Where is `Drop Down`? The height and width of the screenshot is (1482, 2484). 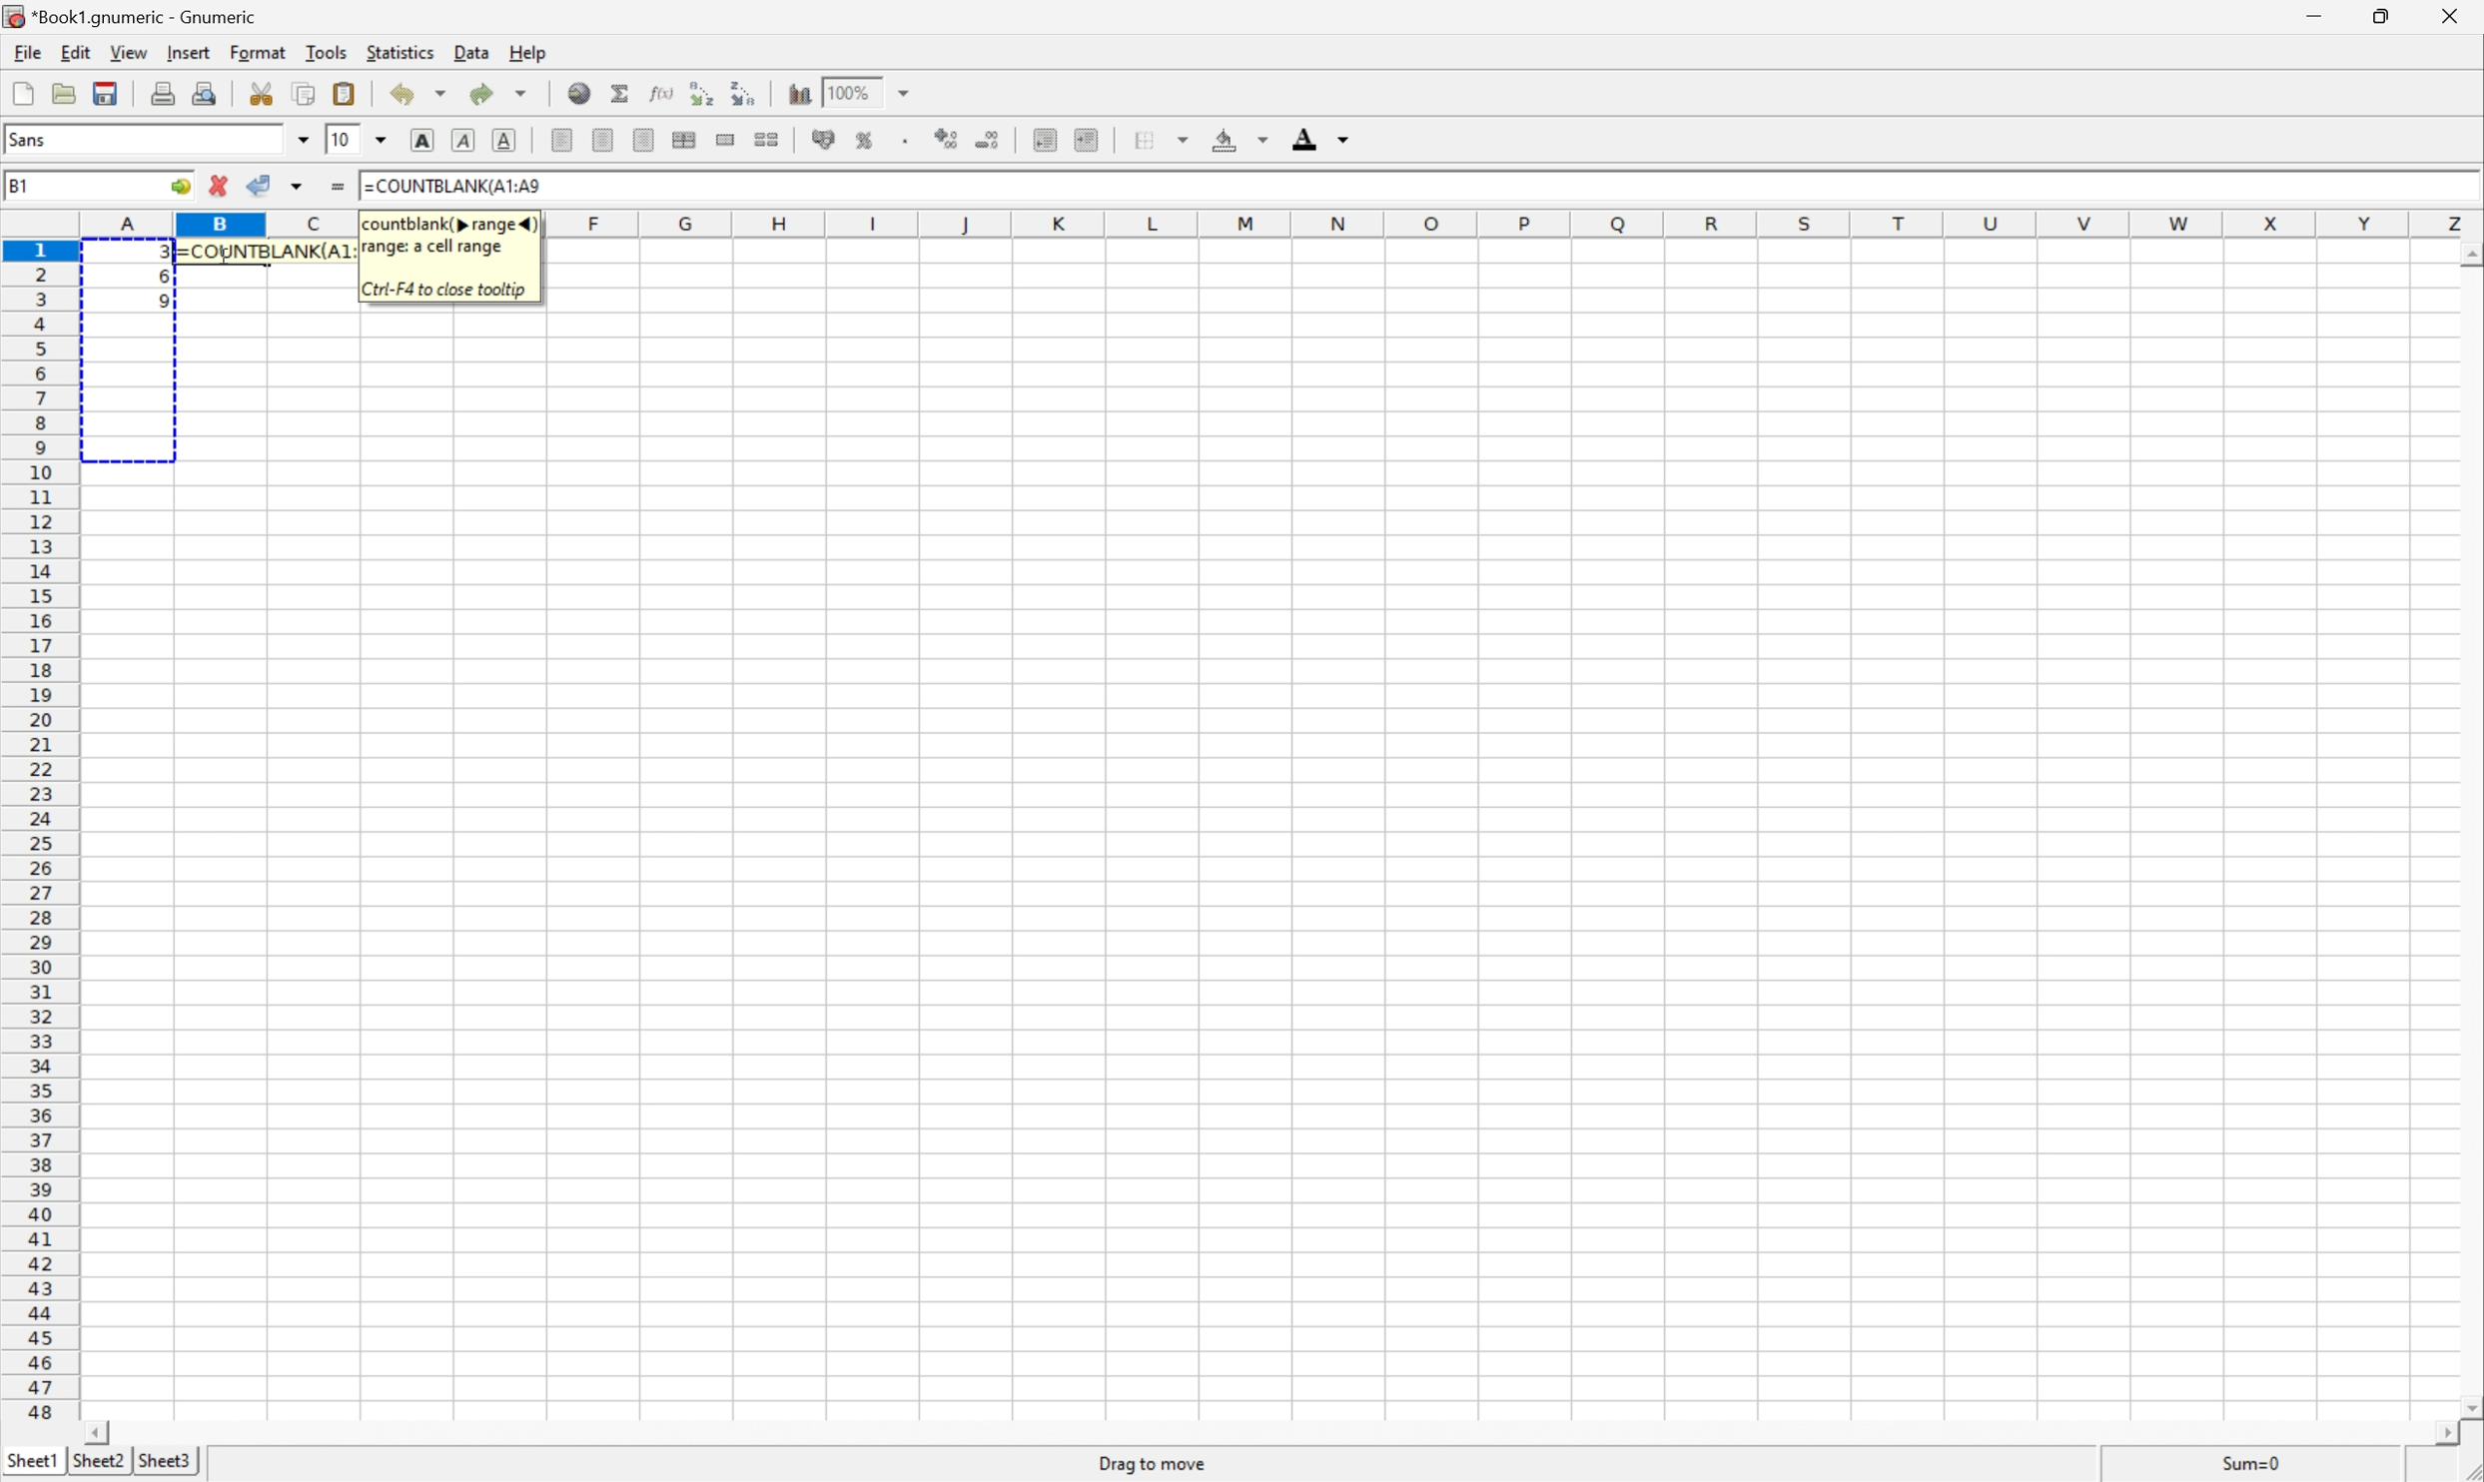 Drop Down is located at coordinates (303, 140).